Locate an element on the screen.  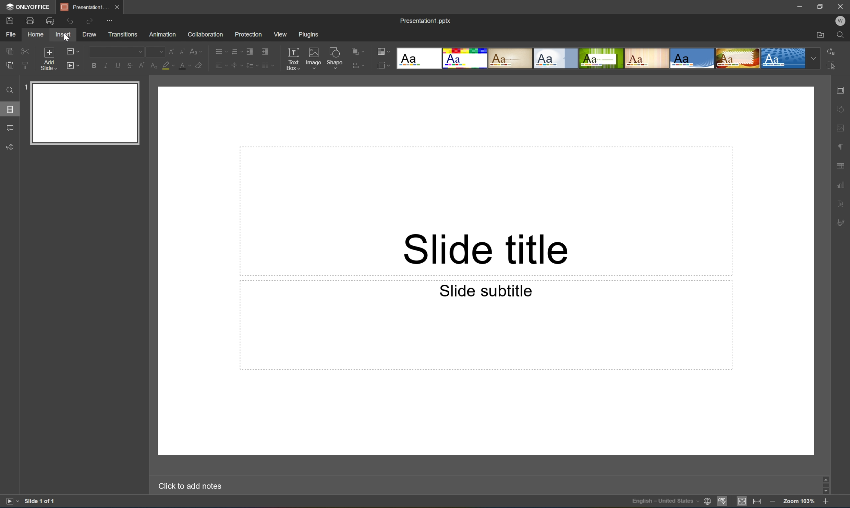
Start slideshow is located at coordinates (72, 66).